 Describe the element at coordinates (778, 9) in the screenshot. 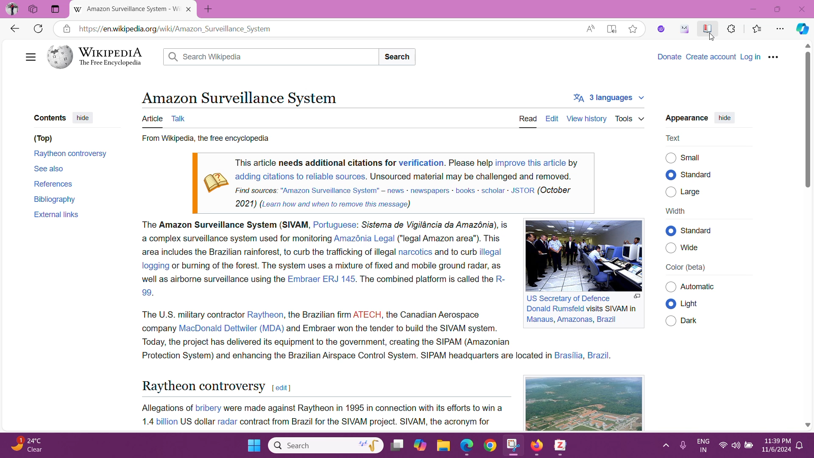

I see `Restore Down` at that location.